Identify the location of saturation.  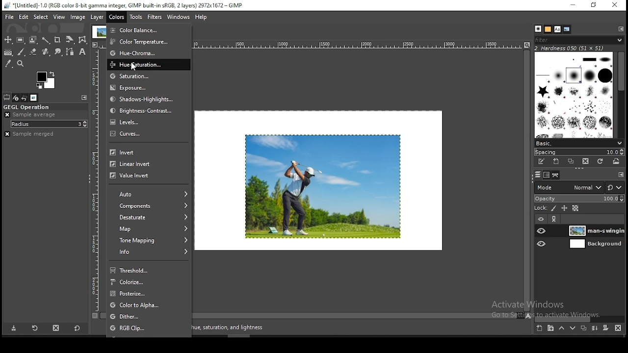
(149, 76).